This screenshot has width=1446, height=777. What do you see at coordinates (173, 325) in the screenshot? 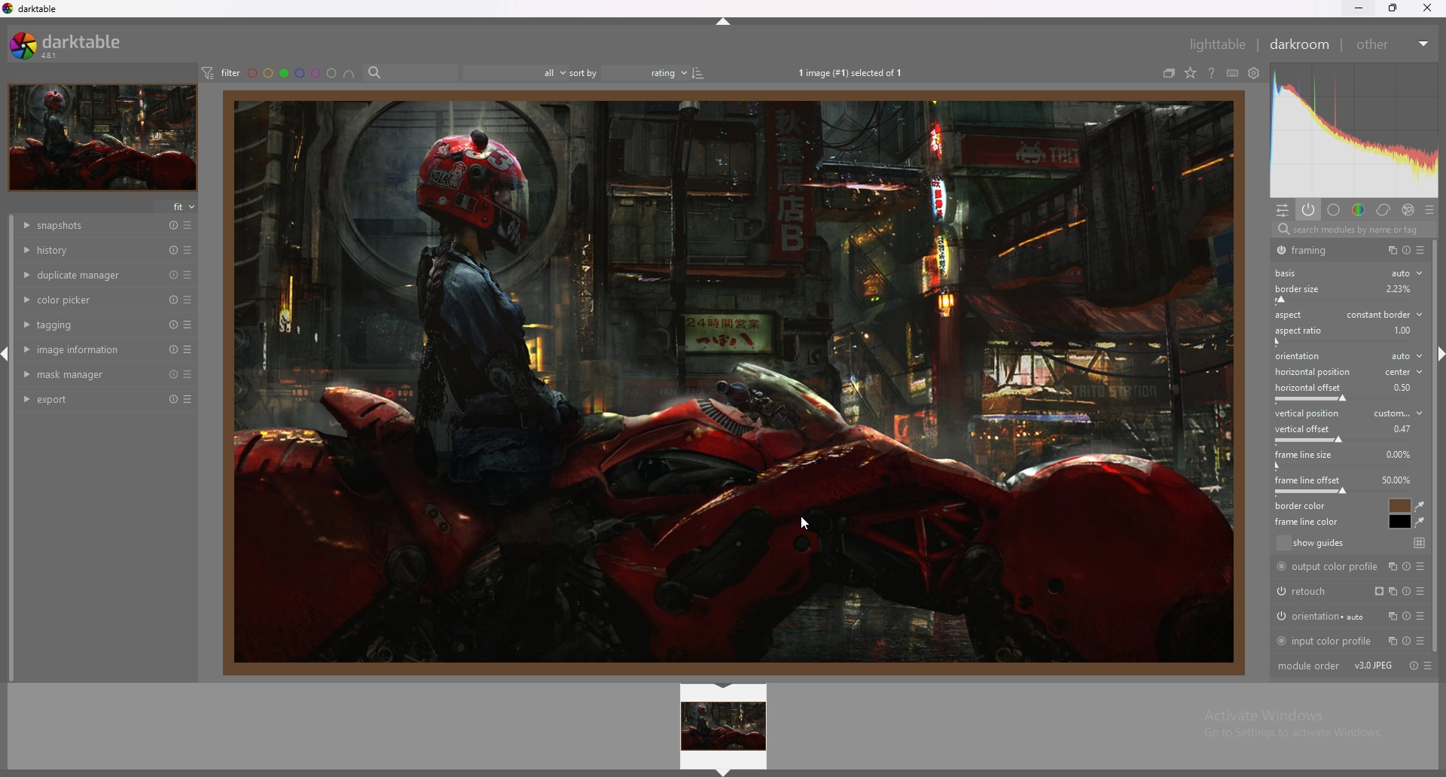
I see `reset` at bounding box center [173, 325].